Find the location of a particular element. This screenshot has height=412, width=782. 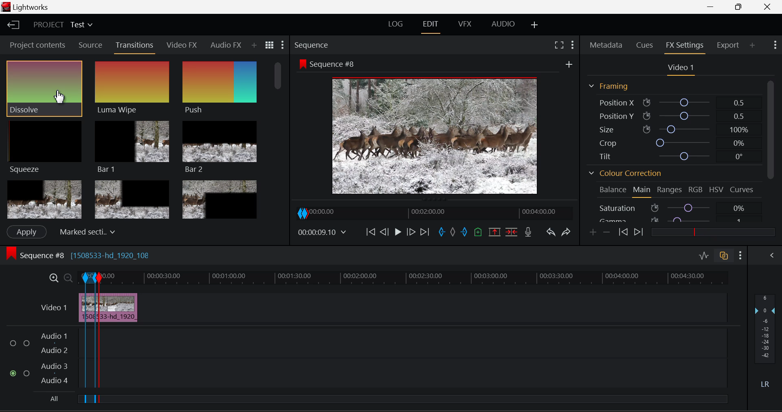

Transitions Panel Open is located at coordinates (135, 47).